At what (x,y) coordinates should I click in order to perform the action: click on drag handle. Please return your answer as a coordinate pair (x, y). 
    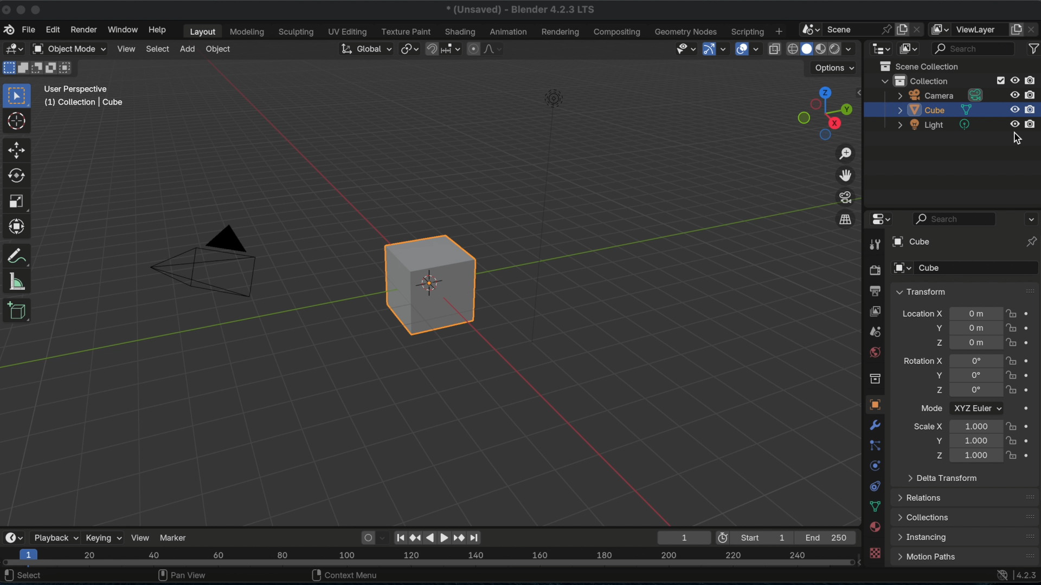
    Looking at the image, I should click on (1029, 516).